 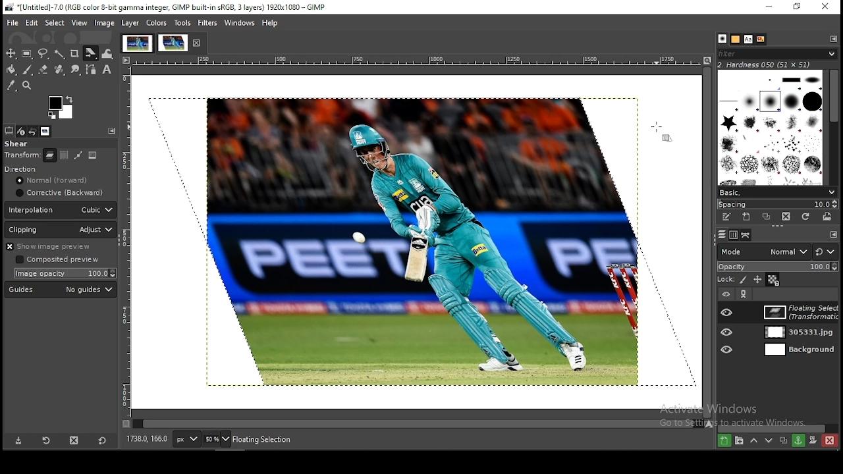 I want to click on zoom level, so click(x=217, y=439).